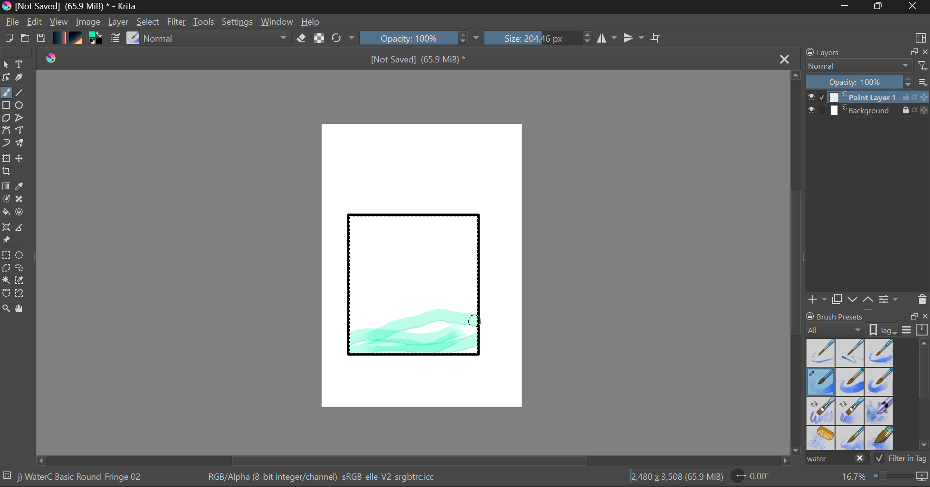 This screenshot has height=487, width=930. I want to click on Layers Docket Tab, so click(866, 51).